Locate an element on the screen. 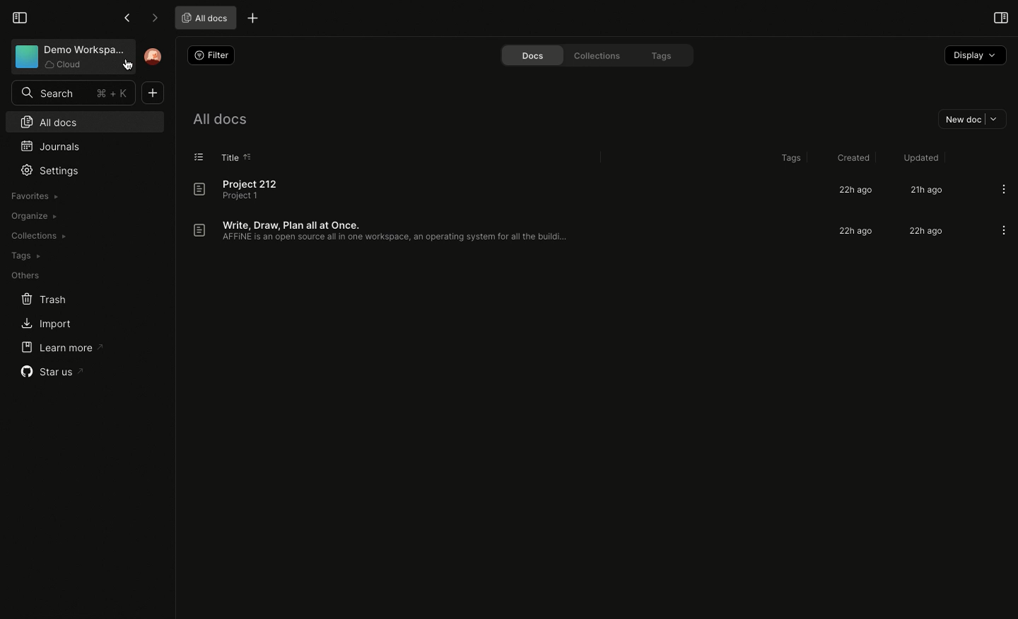  Collapse sidebar is located at coordinates (18, 16).